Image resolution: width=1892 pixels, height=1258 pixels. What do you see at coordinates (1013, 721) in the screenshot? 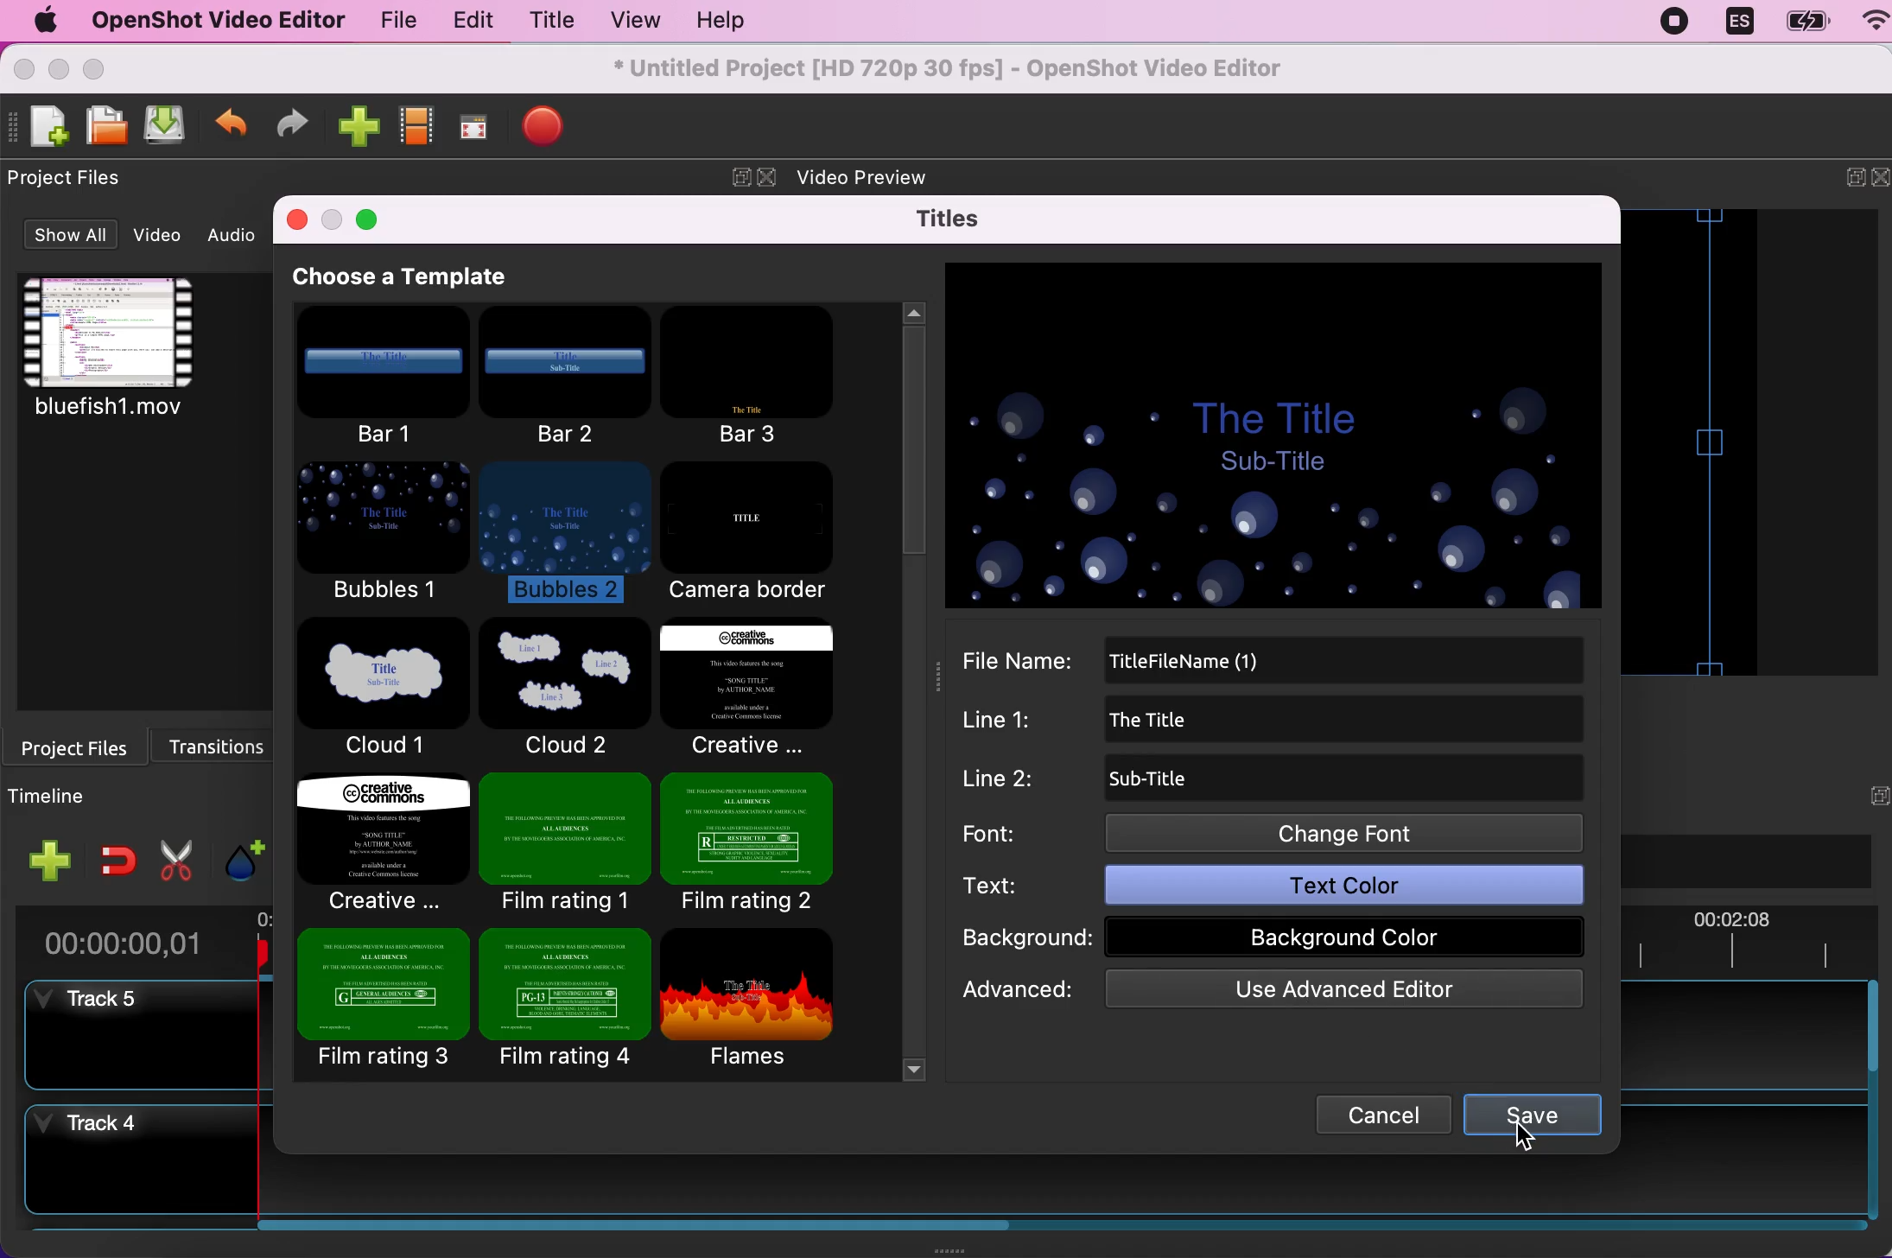
I see `line 1:` at bounding box center [1013, 721].